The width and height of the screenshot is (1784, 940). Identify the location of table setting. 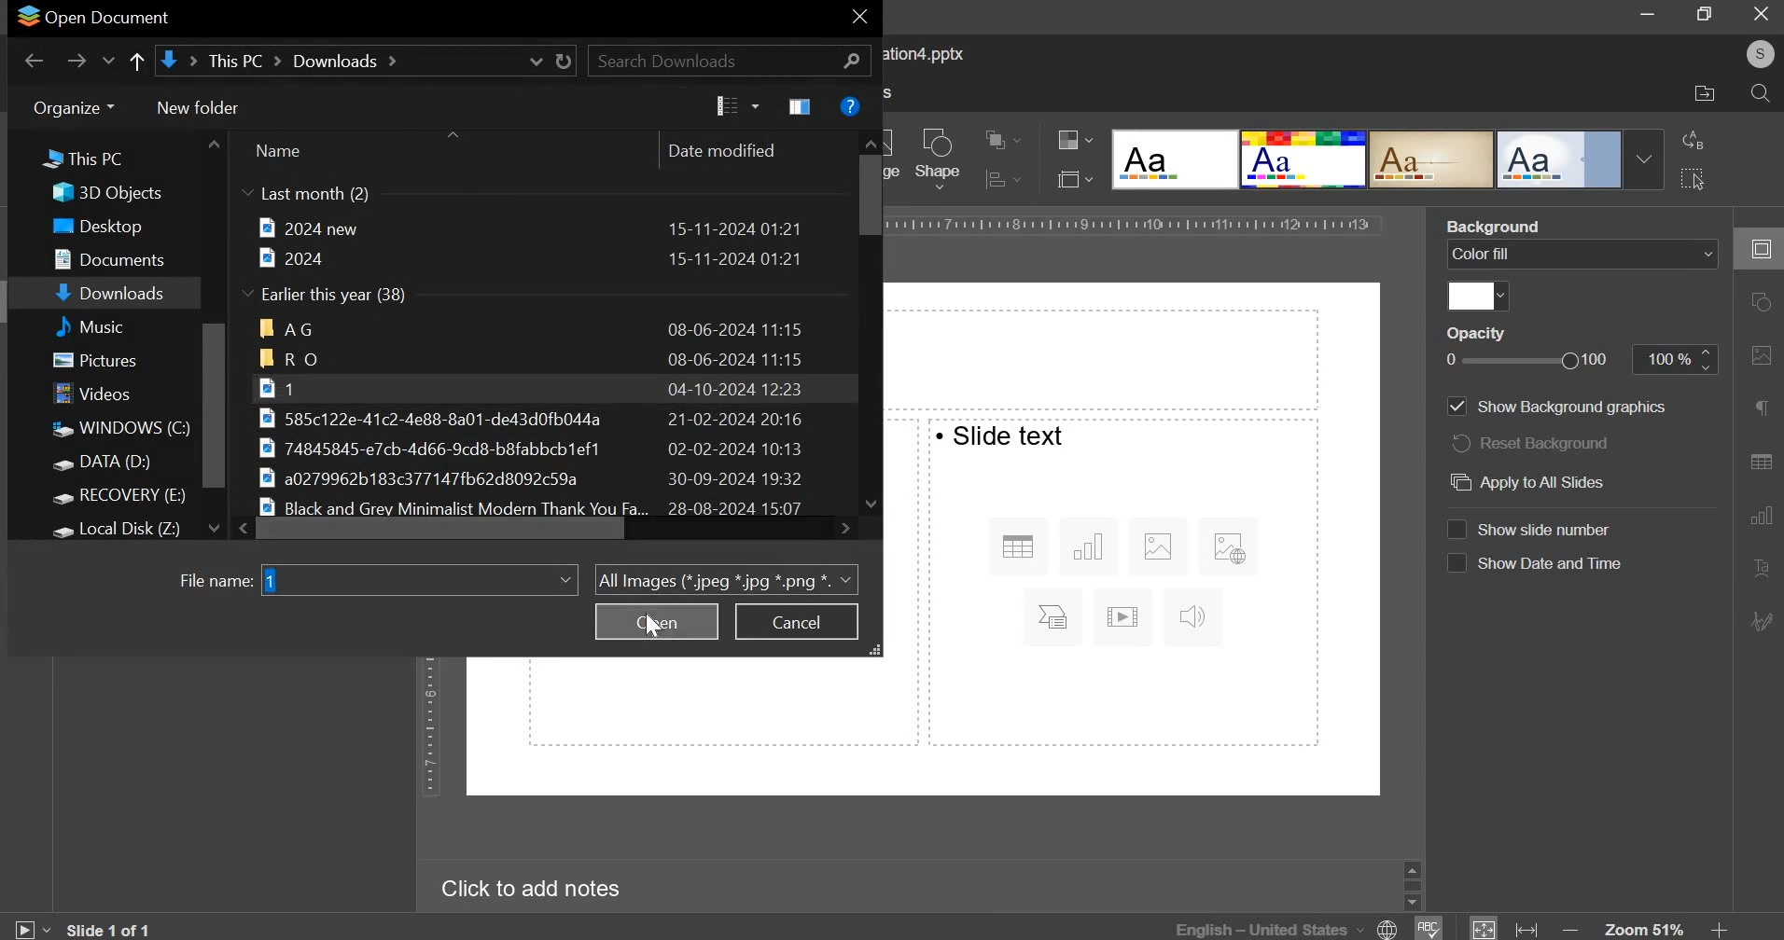
(1760, 457).